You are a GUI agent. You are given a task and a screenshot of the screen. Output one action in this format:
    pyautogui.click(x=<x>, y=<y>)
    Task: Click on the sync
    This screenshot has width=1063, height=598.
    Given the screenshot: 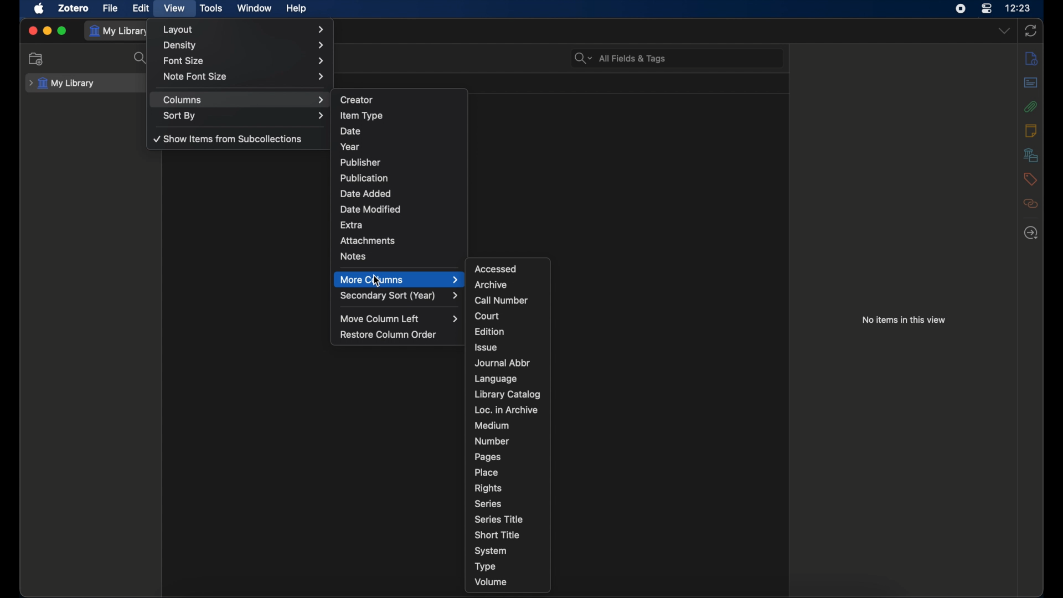 What is the action you would take?
    pyautogui.click(x=1030, y=30)
    